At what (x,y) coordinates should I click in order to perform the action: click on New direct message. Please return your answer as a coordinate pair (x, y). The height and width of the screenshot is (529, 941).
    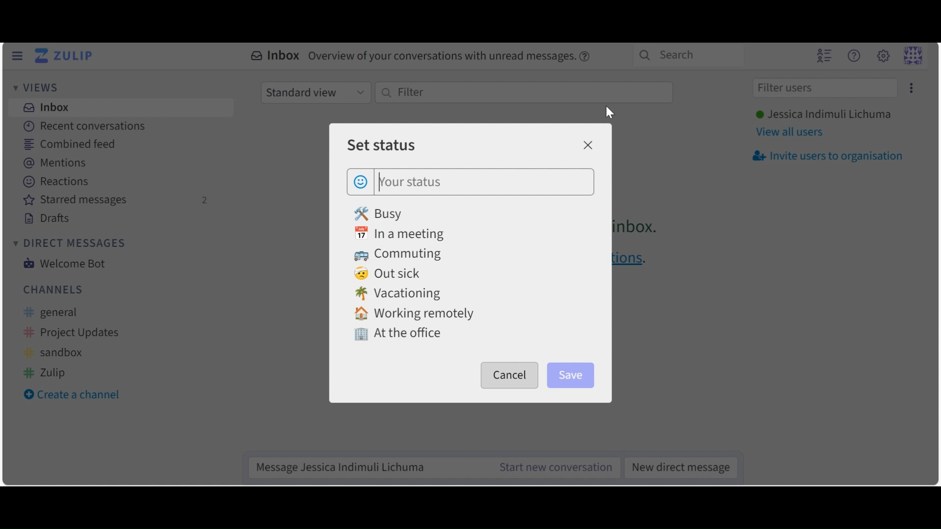
    Looking at the image, I should click on (678, 466).